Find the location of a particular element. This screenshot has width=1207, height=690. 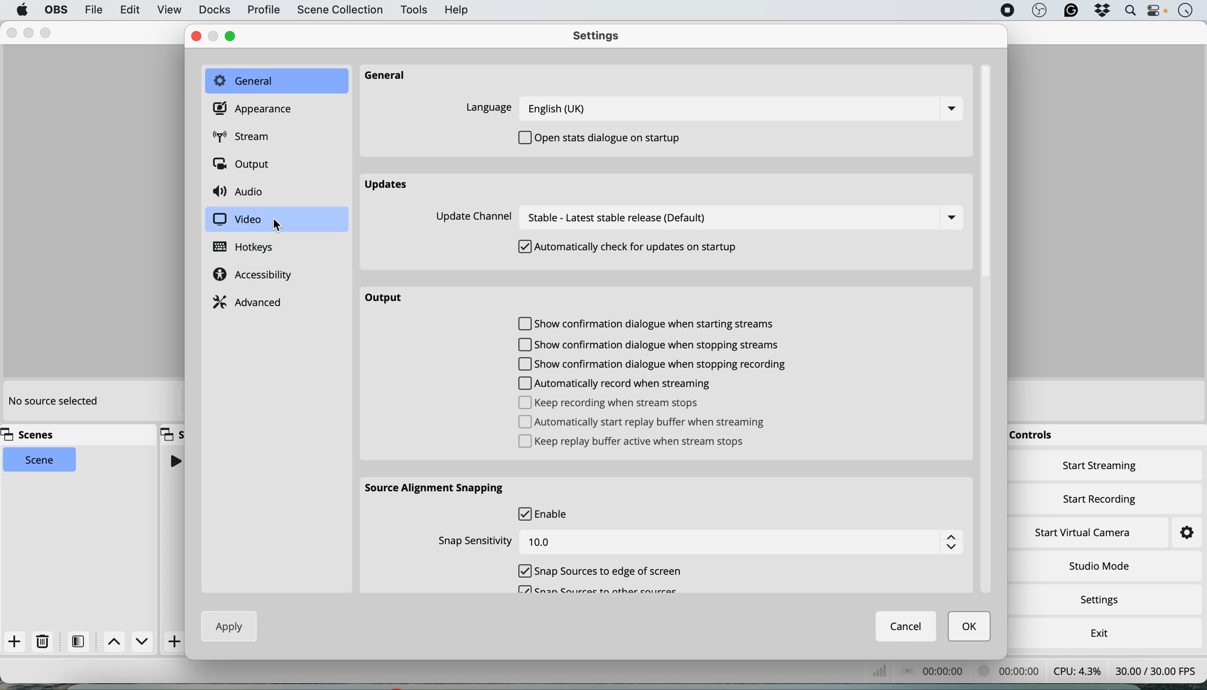

scene is located at coordinates (40, 460).